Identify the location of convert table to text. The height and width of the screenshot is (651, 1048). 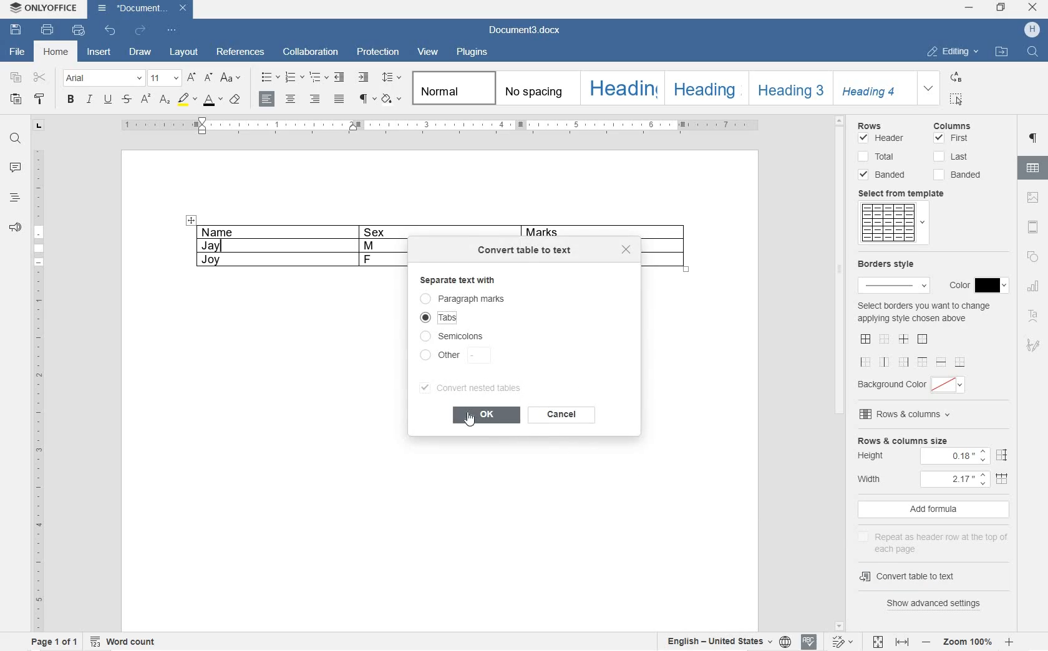
(526, 253).